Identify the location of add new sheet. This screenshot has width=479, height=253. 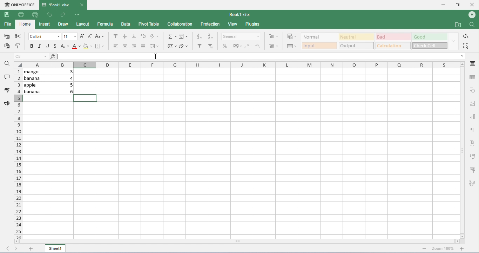
(30, 248).